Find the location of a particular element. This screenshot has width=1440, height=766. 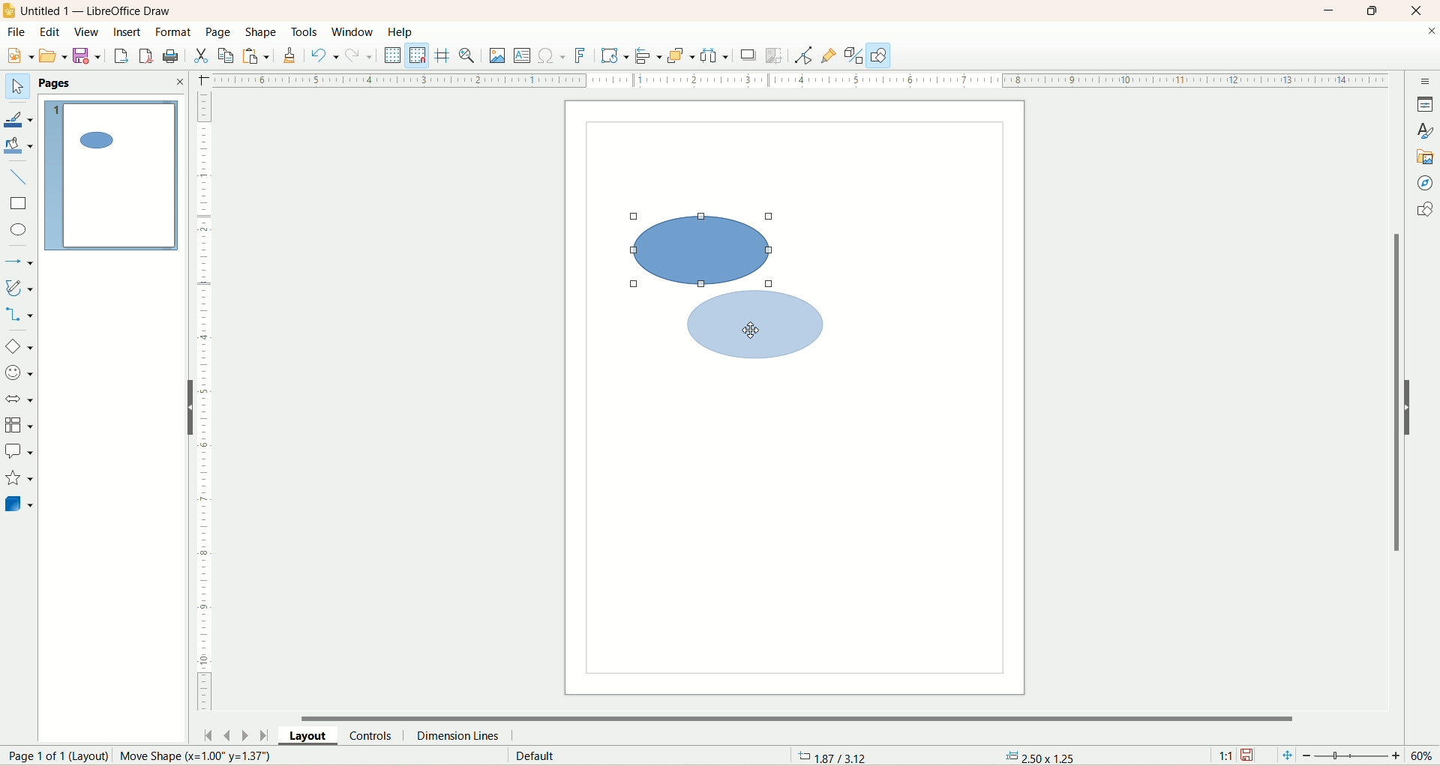

pages is located at coordinates (58, 83).